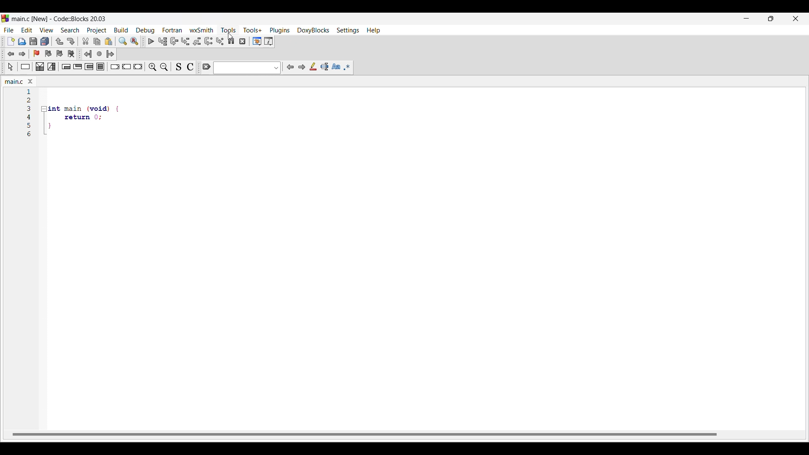 The height and width of the screenshot is (455, 809). I want to click on Undo, so click(59, 41).